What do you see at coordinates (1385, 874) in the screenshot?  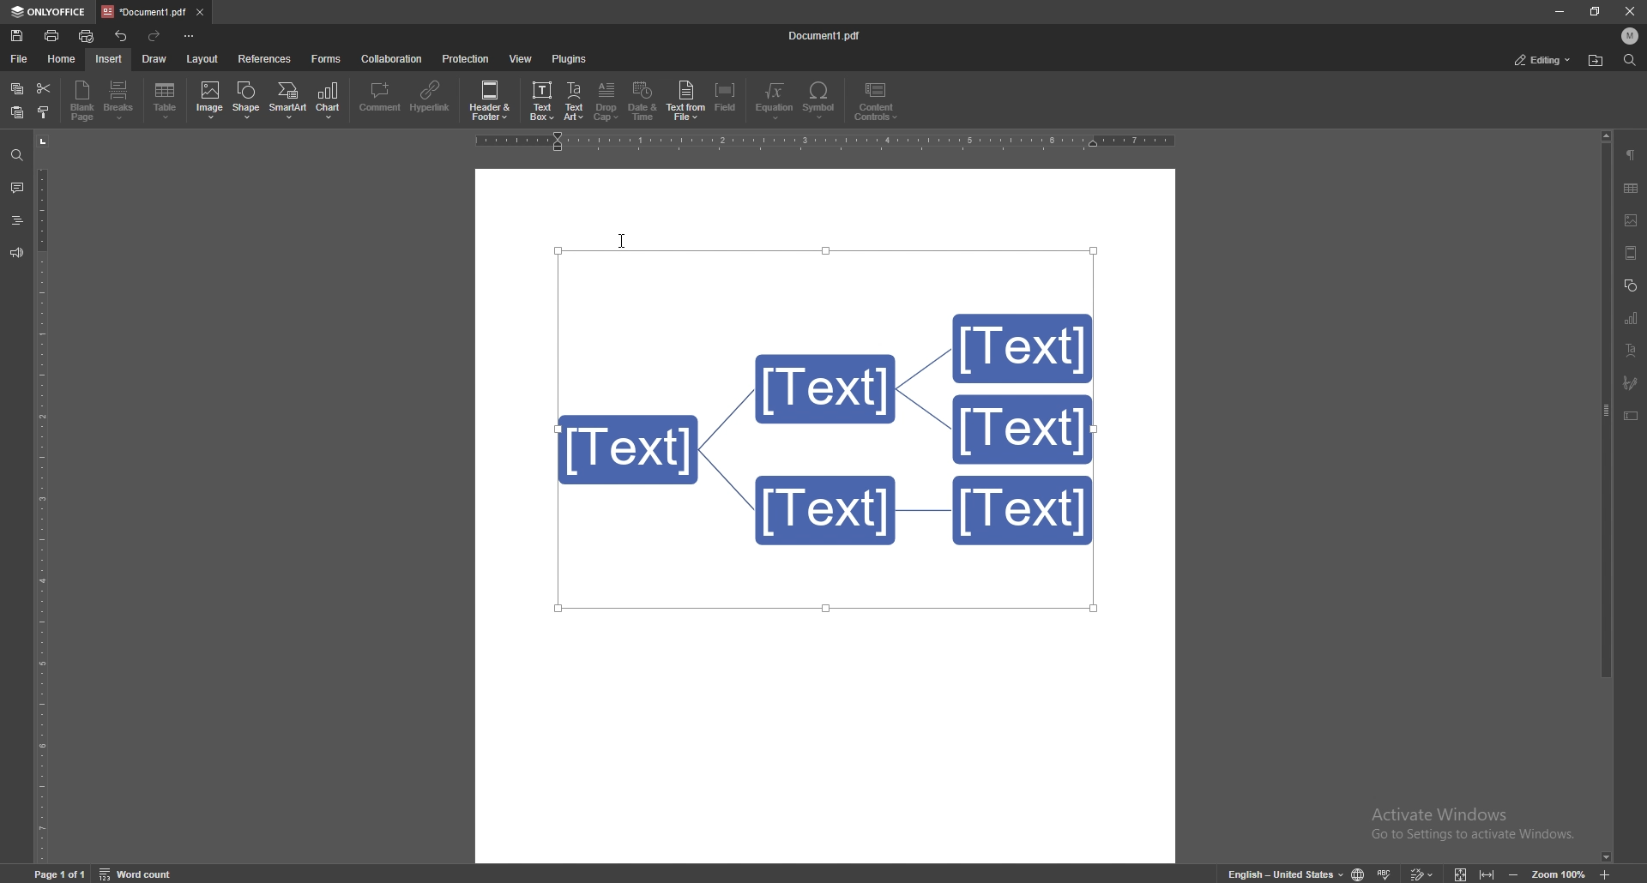 I see `spell check` at bounding box center [1385, 874].